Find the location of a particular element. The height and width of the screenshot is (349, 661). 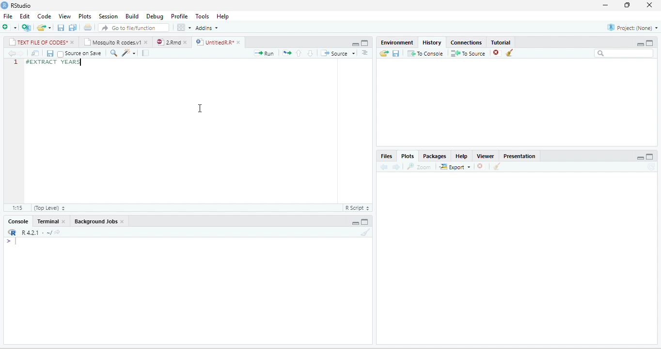

Plots is located at coordinates (408, 156).